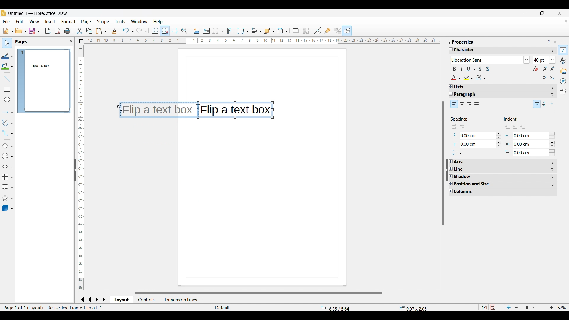  Describe the element at coordinates (549, 42) in the screenshot. I see `Help about sidebar` at that location.